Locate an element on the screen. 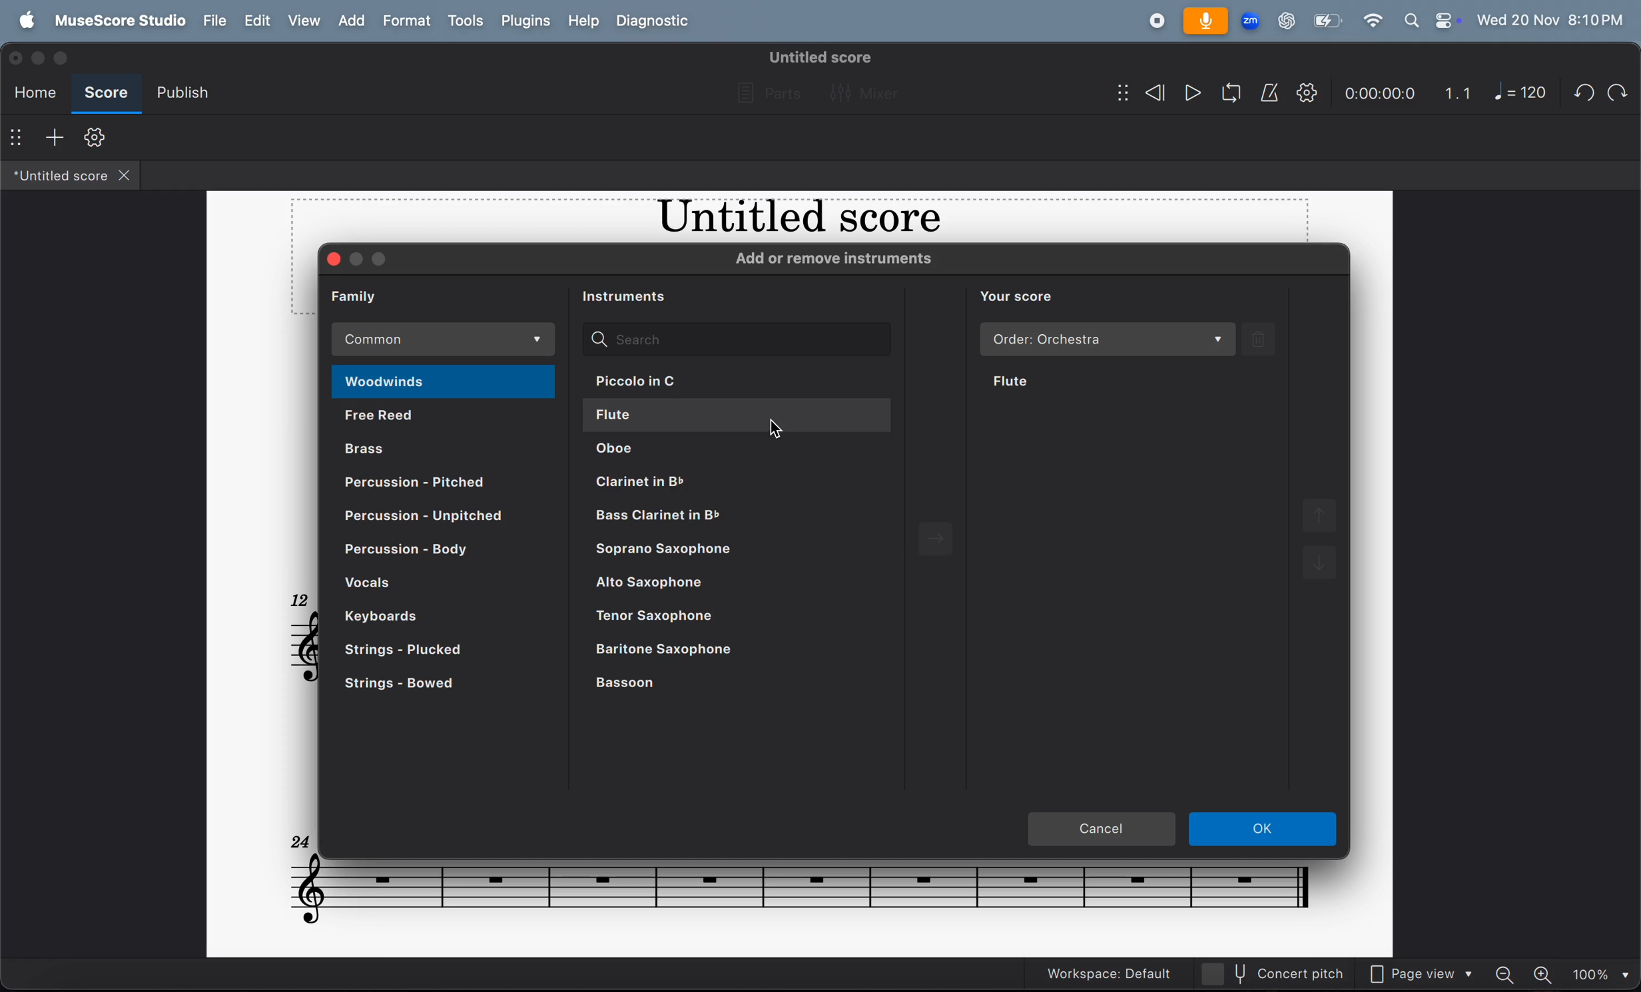 Image resolution: width=1641 pixels, height=992 pixels. flute is located at coordinates (739, 415).